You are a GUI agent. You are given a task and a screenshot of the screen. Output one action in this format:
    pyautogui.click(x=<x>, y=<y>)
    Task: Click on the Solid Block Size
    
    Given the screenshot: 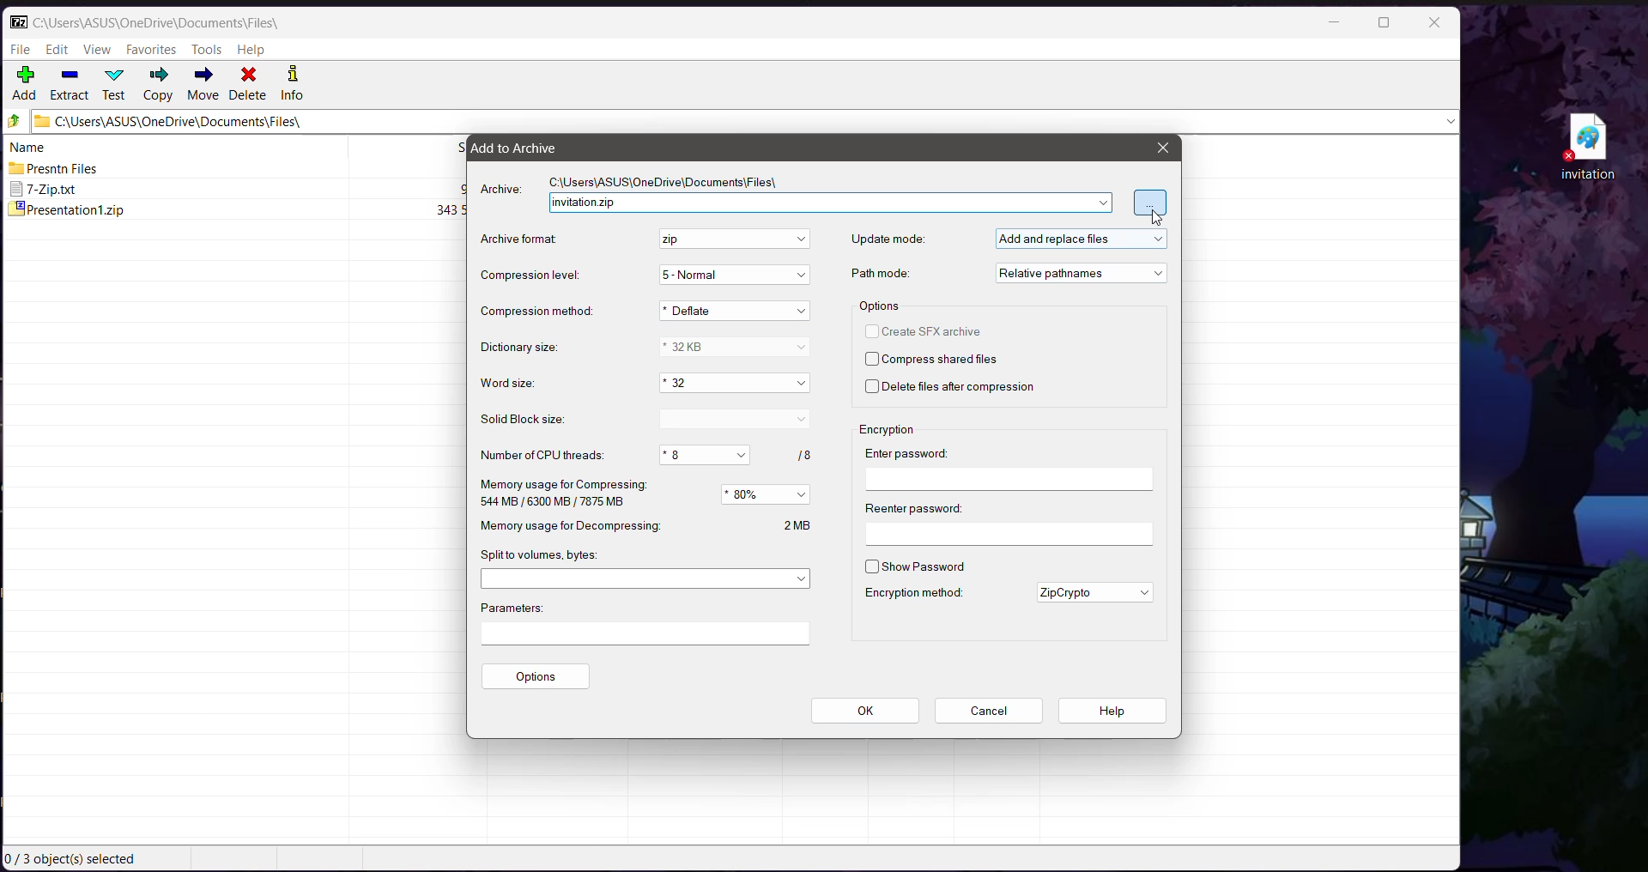 What is the action you would take?
    pyautogui.click(x=530, y=420)
    